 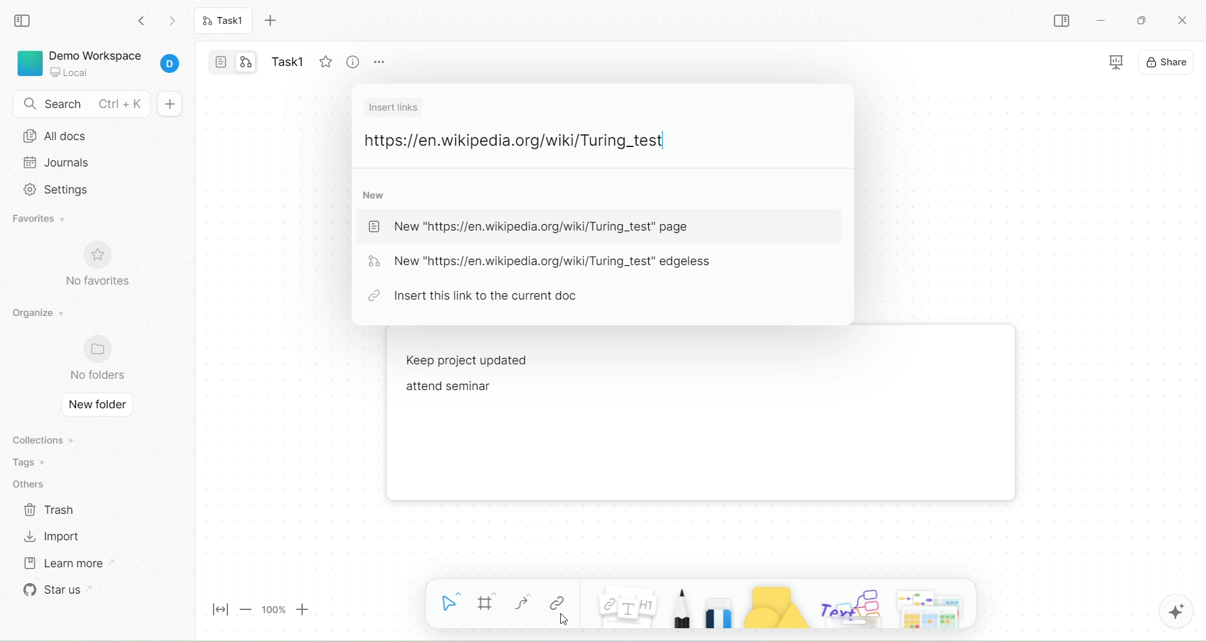 I want to click on Insert Links, so click(x=396, y=107).